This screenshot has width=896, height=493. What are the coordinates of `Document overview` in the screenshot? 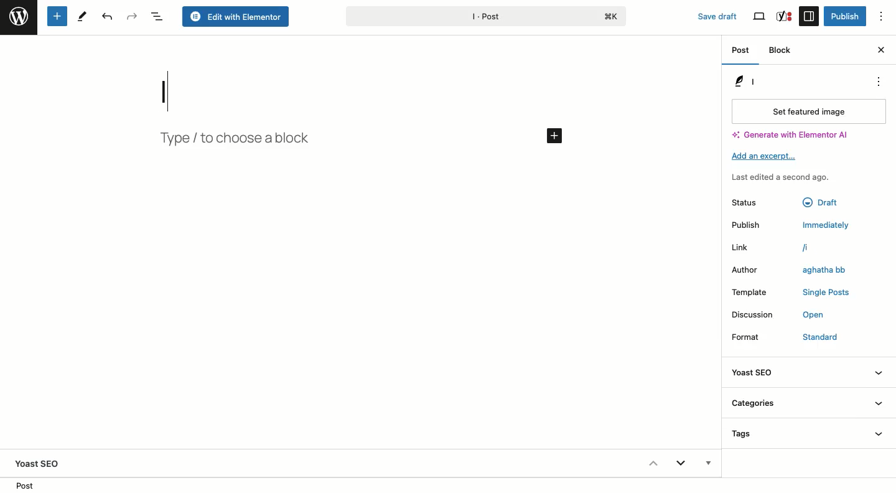 It's located at (157, 17).